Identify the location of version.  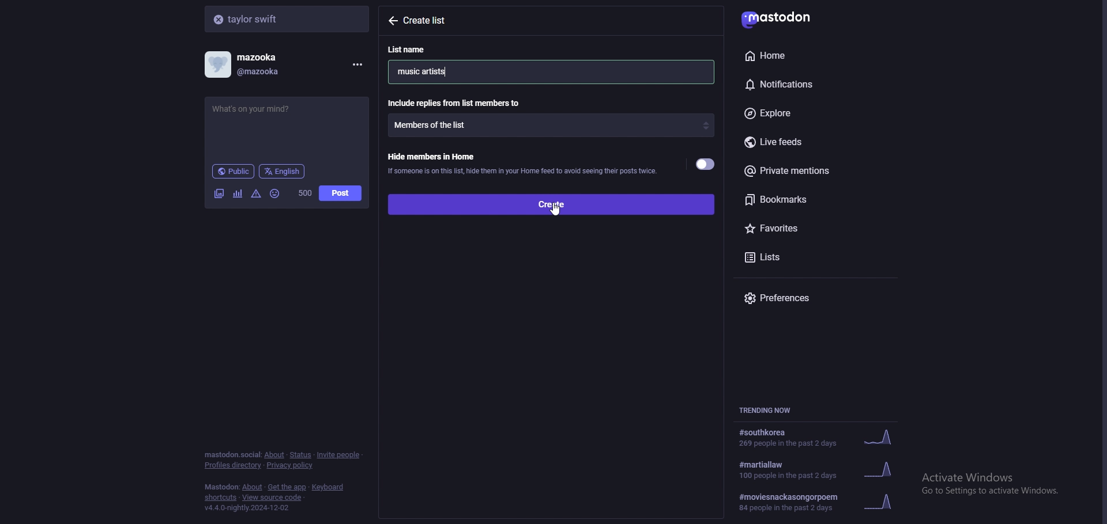
(246, 508).